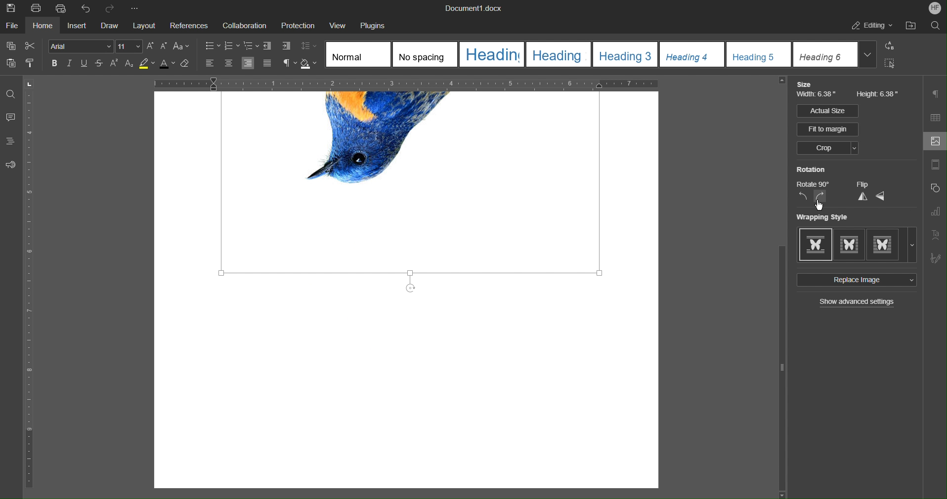 Image resolution: width=947 pixels, height=499 pixels. I want to click on Flip Horizontally, so click(881, 196).